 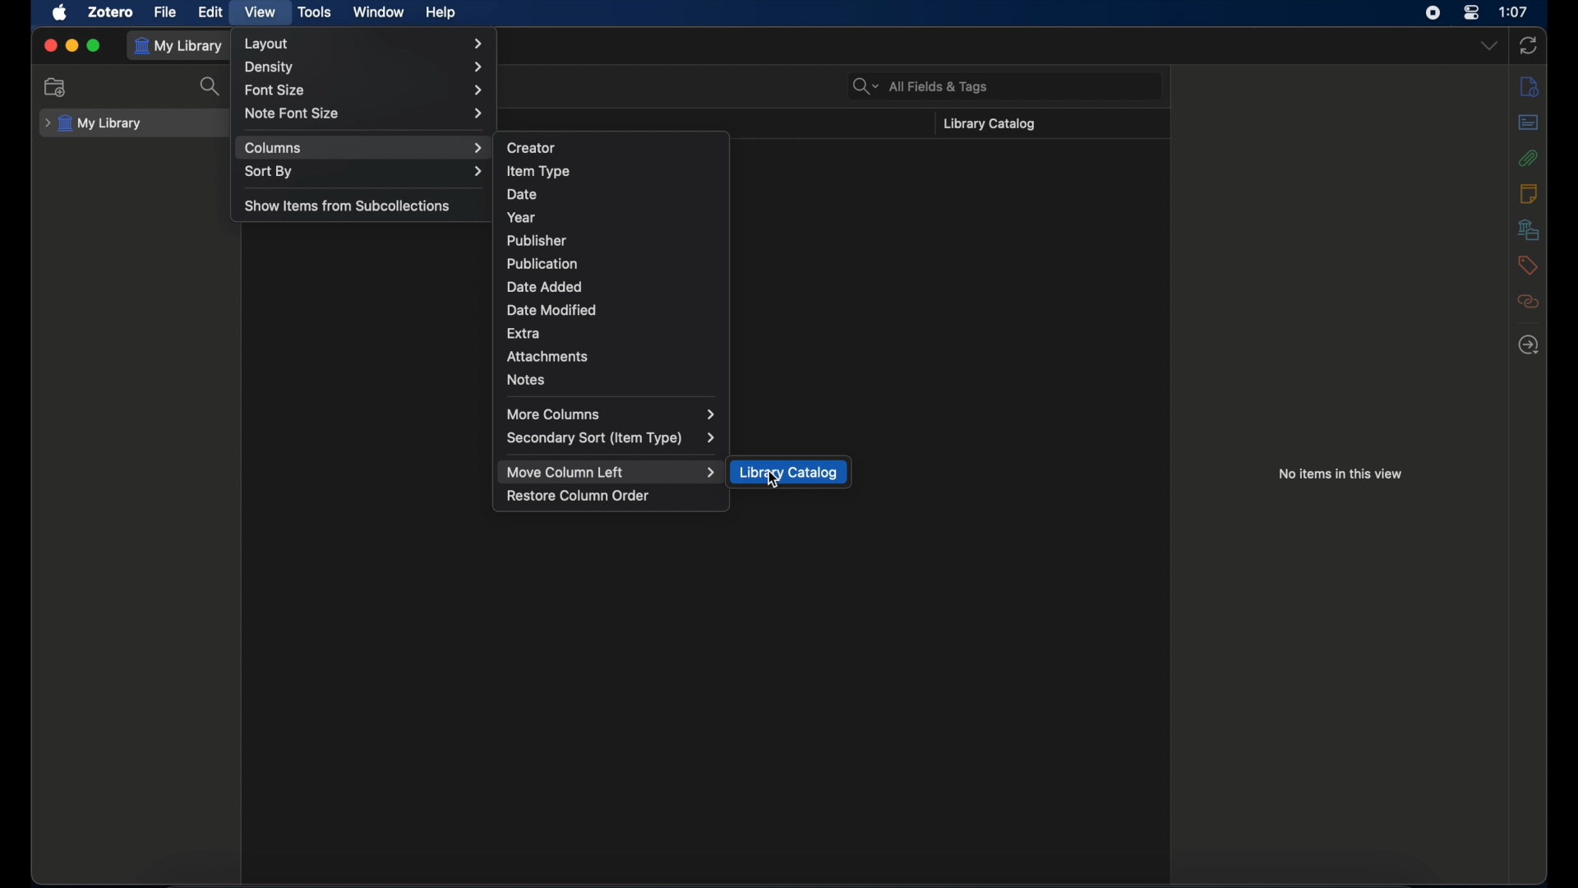 I want to click on minimize, so click(x=71, y=45).